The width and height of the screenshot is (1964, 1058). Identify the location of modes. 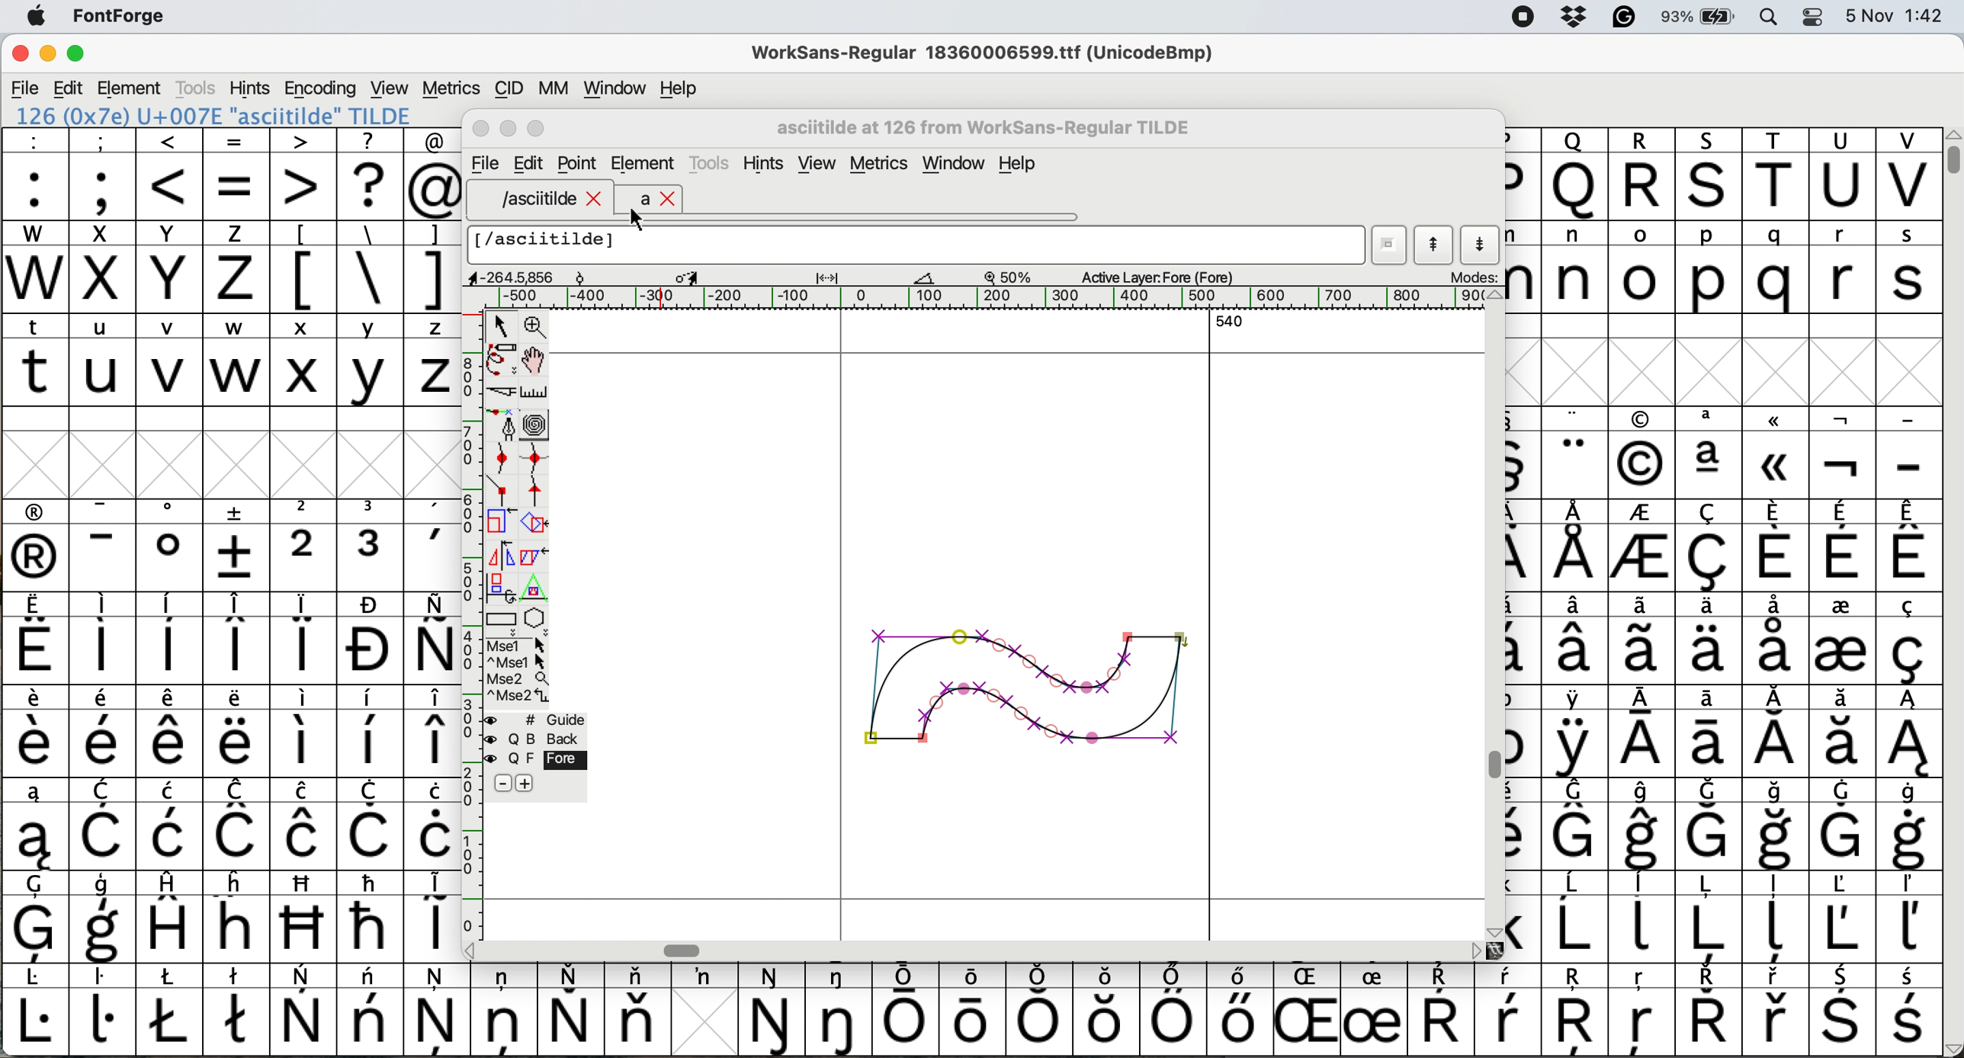
(1472, 276).